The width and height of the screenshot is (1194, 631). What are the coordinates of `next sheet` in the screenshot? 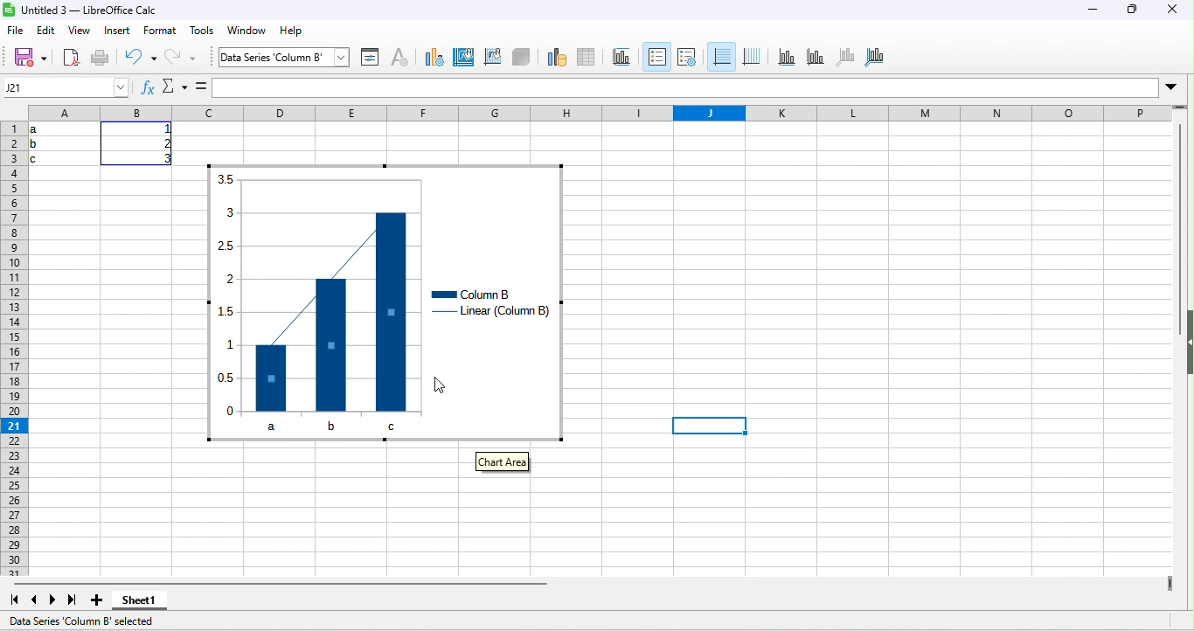 It's located at (56, 602).